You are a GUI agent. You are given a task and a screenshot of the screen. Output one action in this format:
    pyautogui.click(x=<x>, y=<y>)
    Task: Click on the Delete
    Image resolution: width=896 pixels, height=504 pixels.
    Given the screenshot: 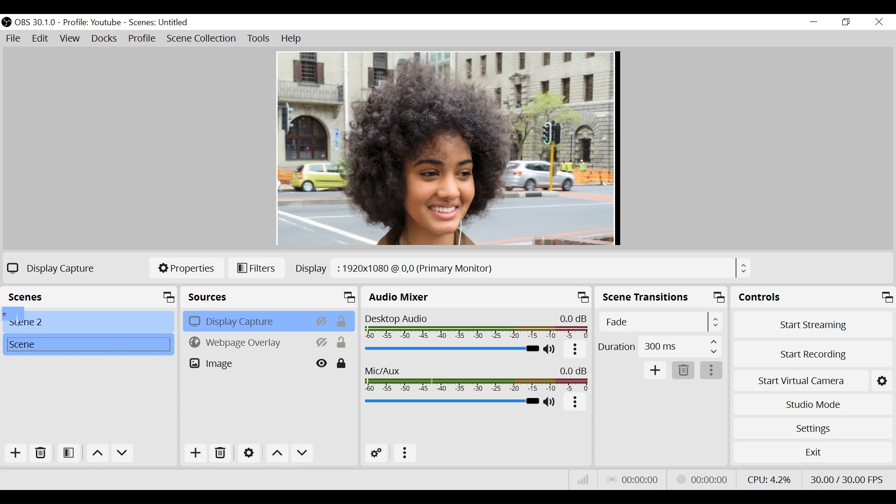 What is the action you would take?
    pyautogui.click(x=682, y=370)
    